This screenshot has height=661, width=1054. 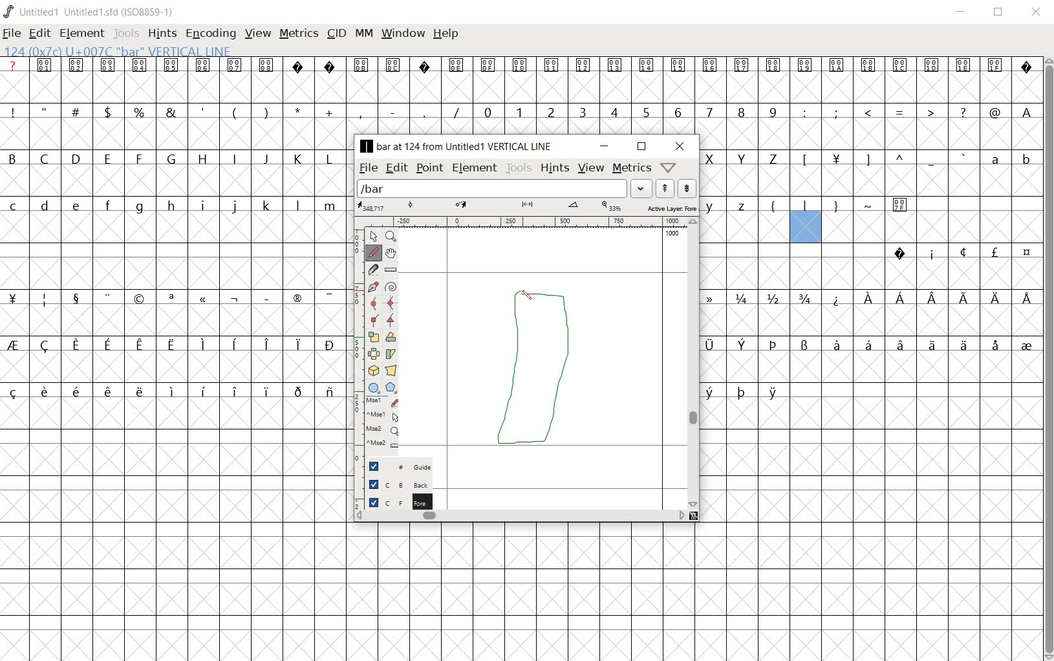 I want to click on background, so click(x=393, y=484).